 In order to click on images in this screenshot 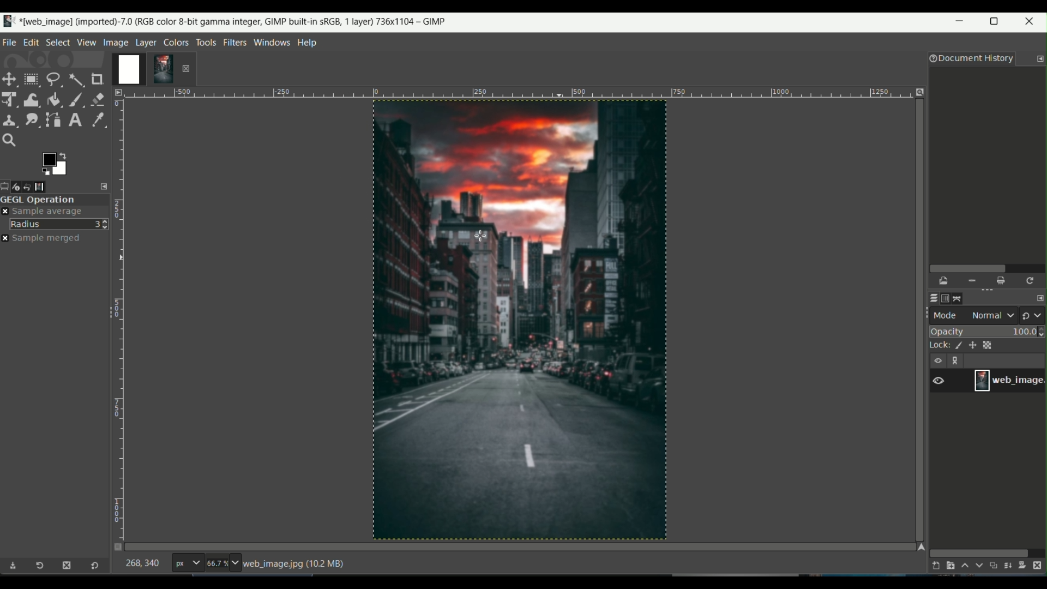, I will do `click(47, 187)`.